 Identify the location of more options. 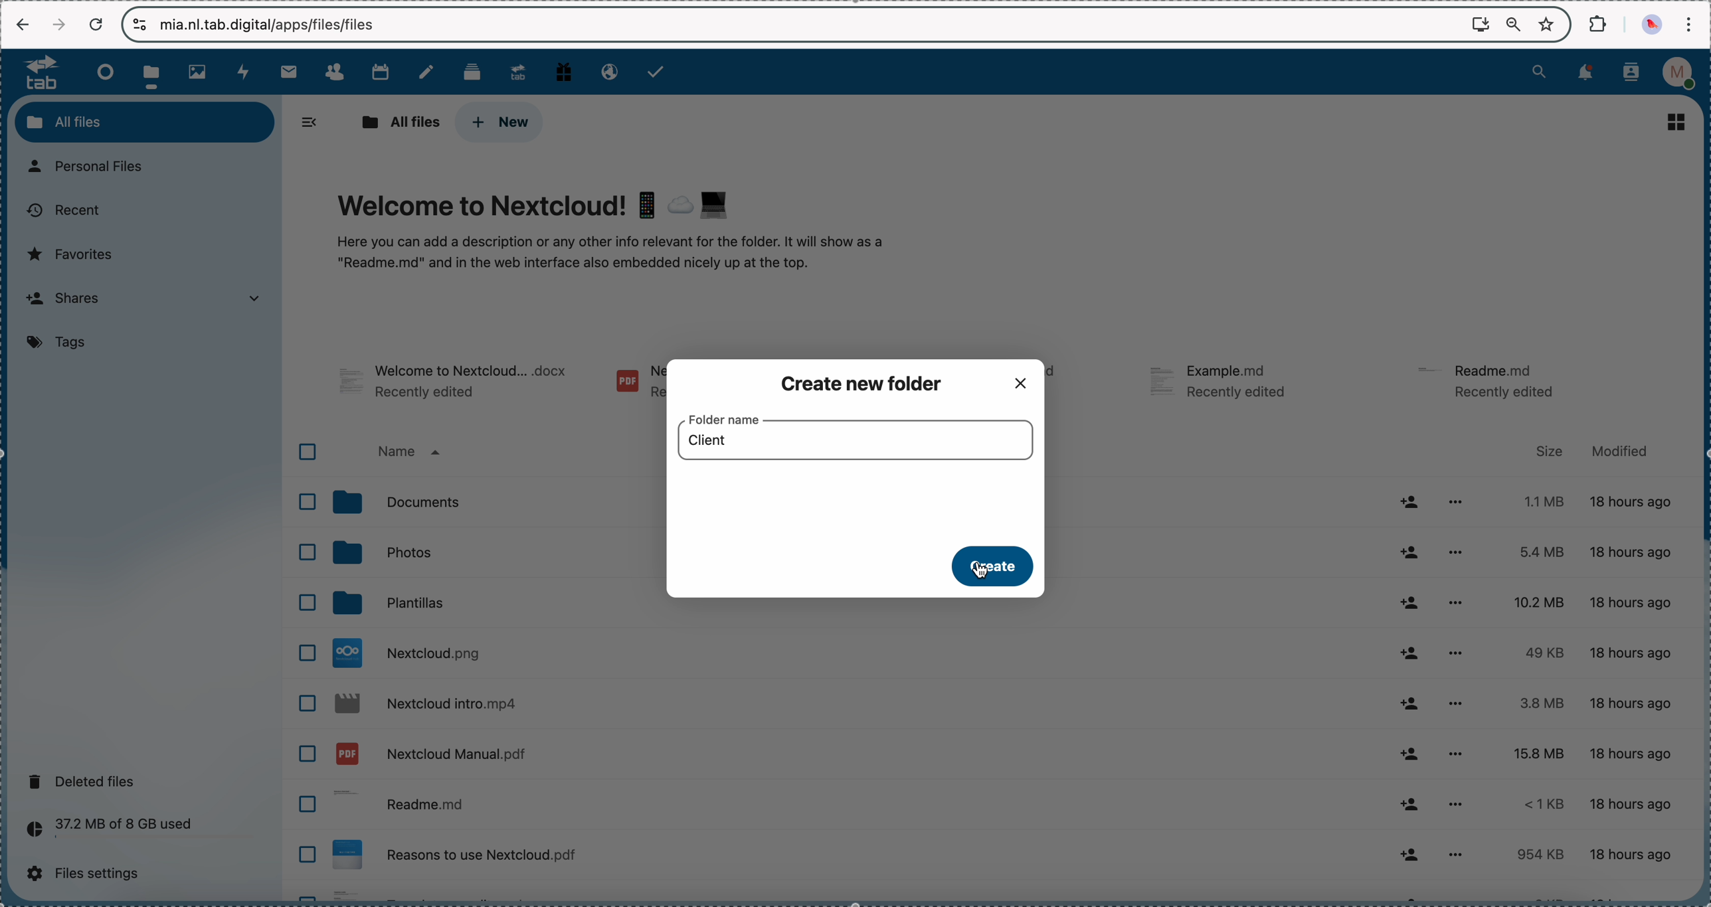
(1456, 553).